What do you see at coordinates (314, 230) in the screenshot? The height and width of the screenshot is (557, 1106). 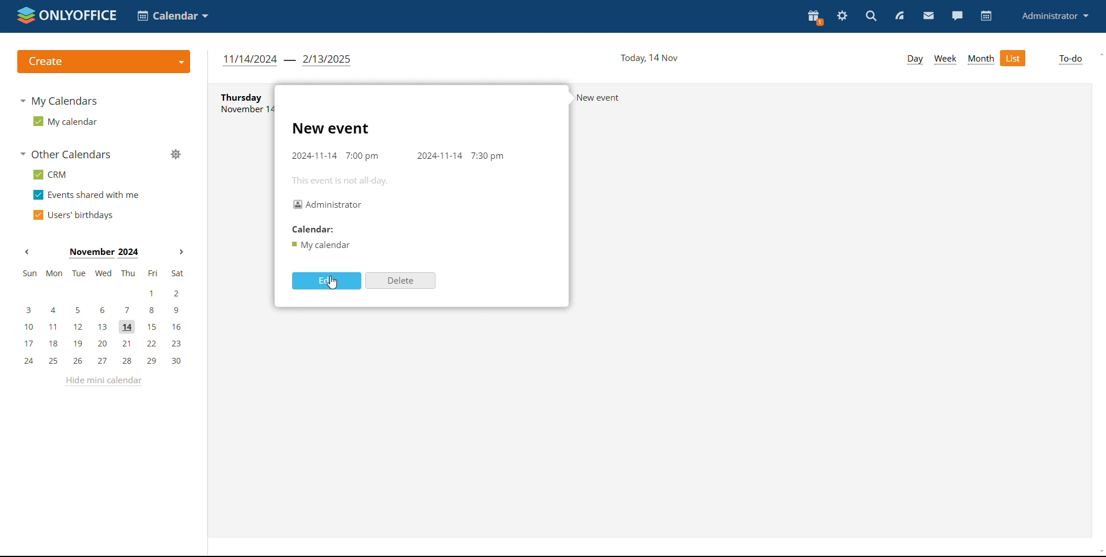 I see `calendar` at bounding box center [314, 230].